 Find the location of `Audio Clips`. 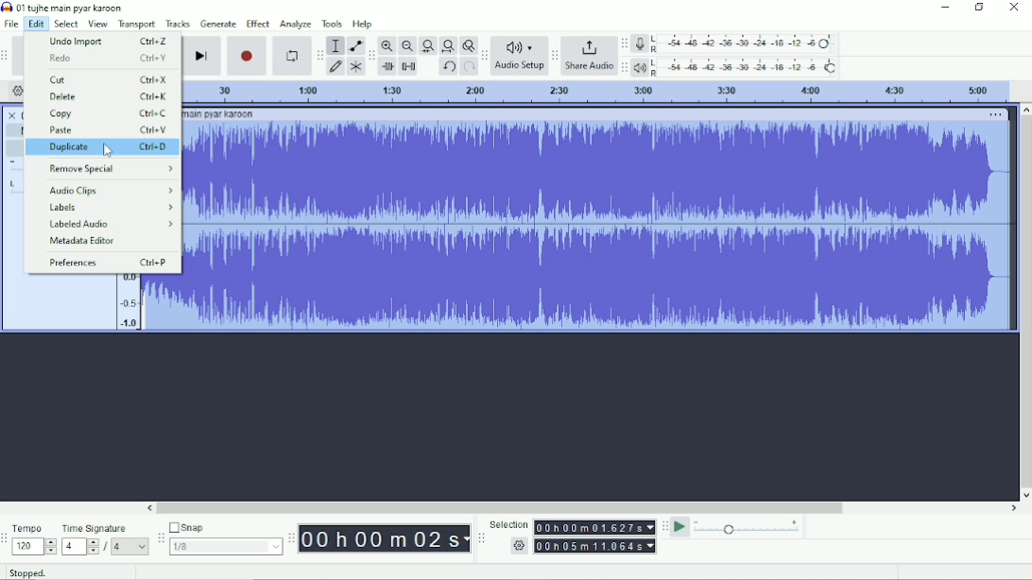

Audio Clips is located at coordinates (110, 191).